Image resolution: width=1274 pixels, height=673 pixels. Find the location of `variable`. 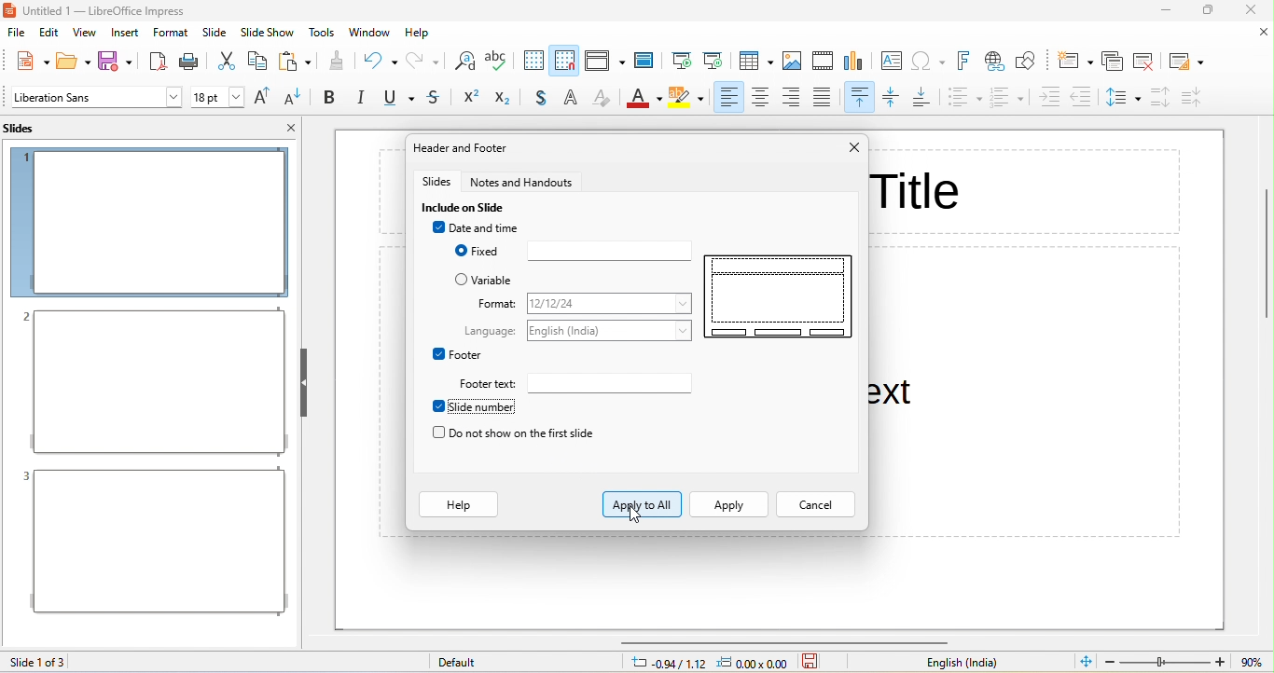

variable is located at coordinates (500, 281).